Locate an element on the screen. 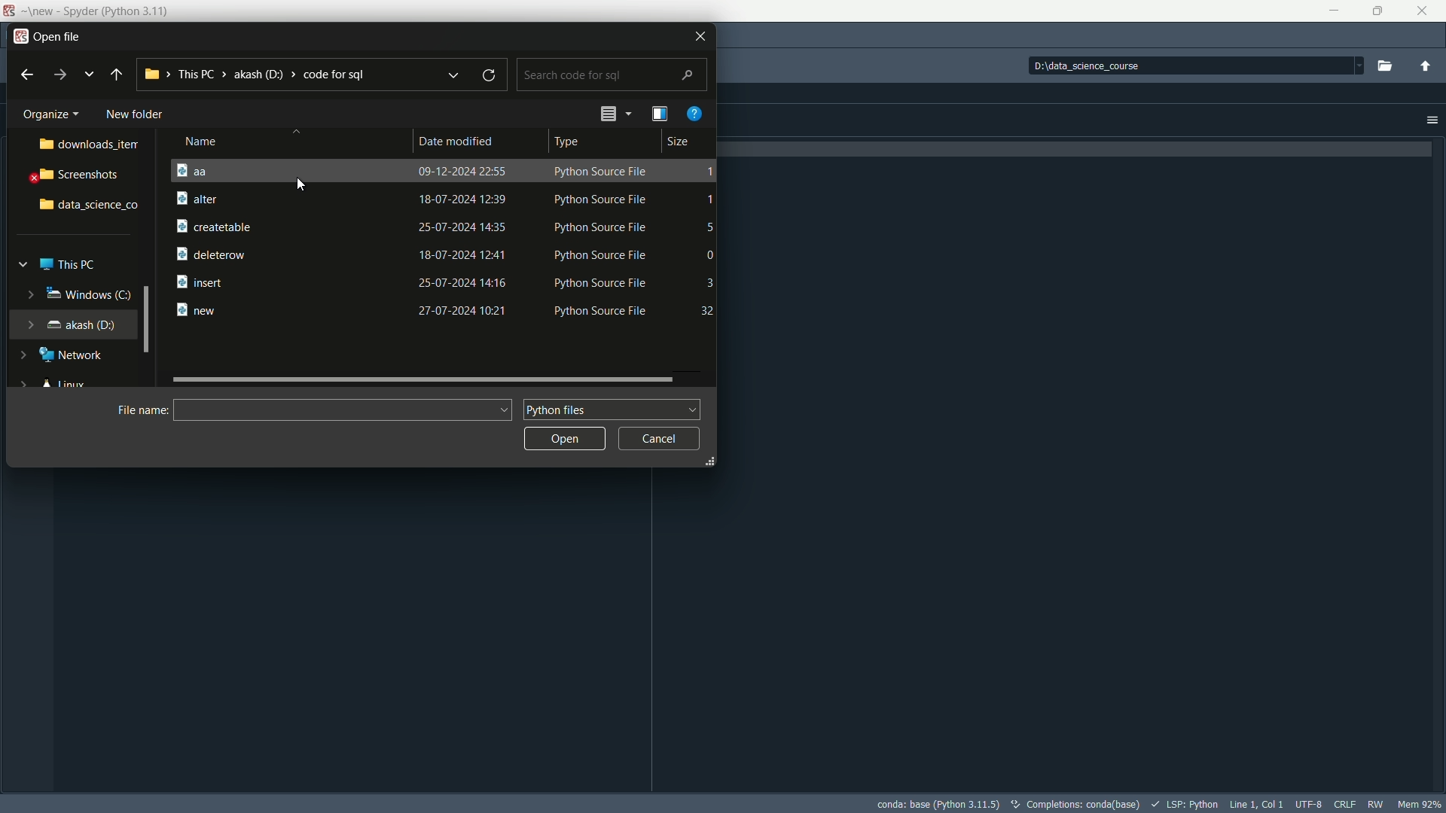 This screenshot has width=1446, height=813. directory is located at coordinates (260, 73).